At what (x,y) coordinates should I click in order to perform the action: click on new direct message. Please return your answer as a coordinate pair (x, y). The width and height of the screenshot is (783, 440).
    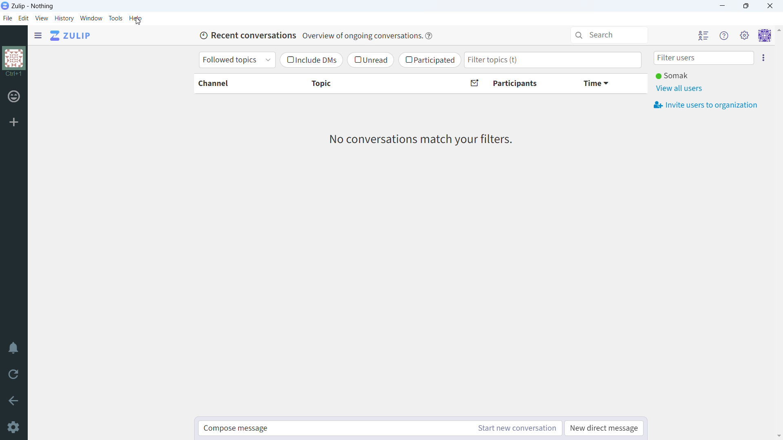
    Looking at the image, I should click on (604, 428).